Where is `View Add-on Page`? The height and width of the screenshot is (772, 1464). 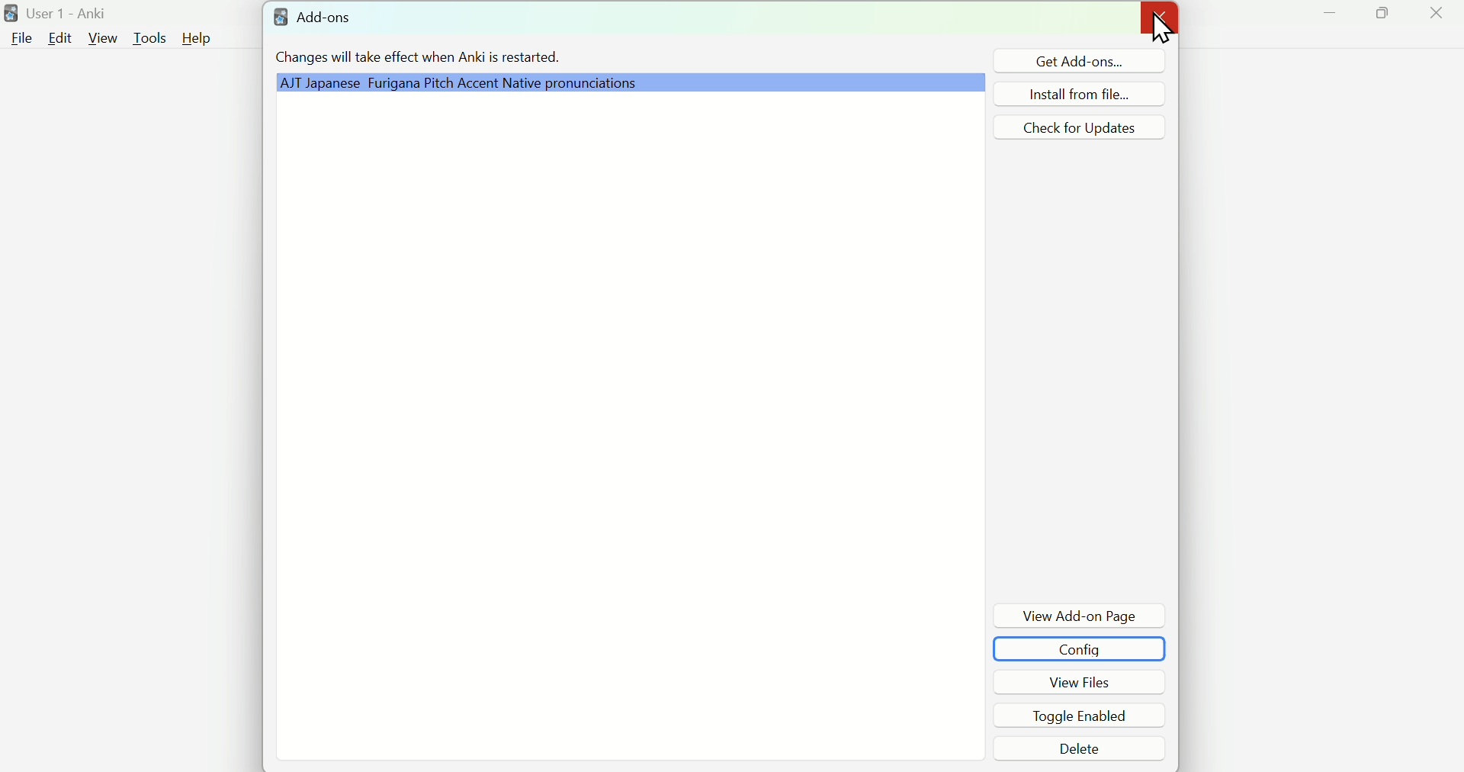 View Add-on Page is located at coordinates (1082, 618).